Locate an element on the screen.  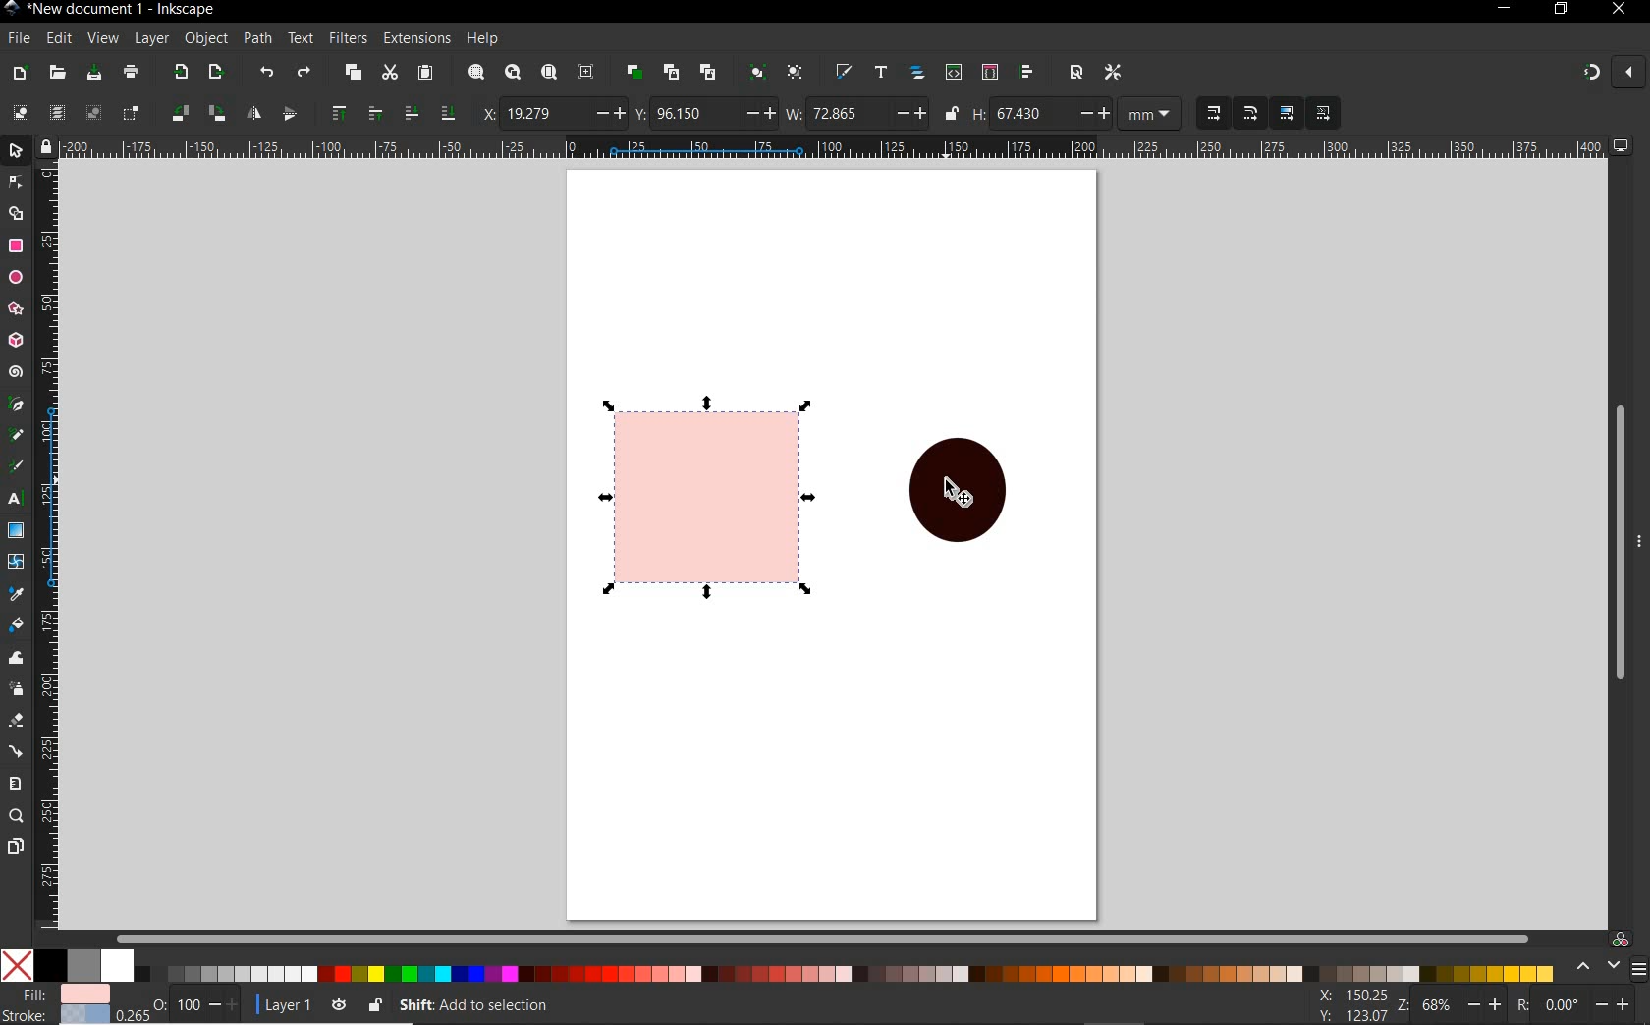
layer is located at coordinates (152, 37).